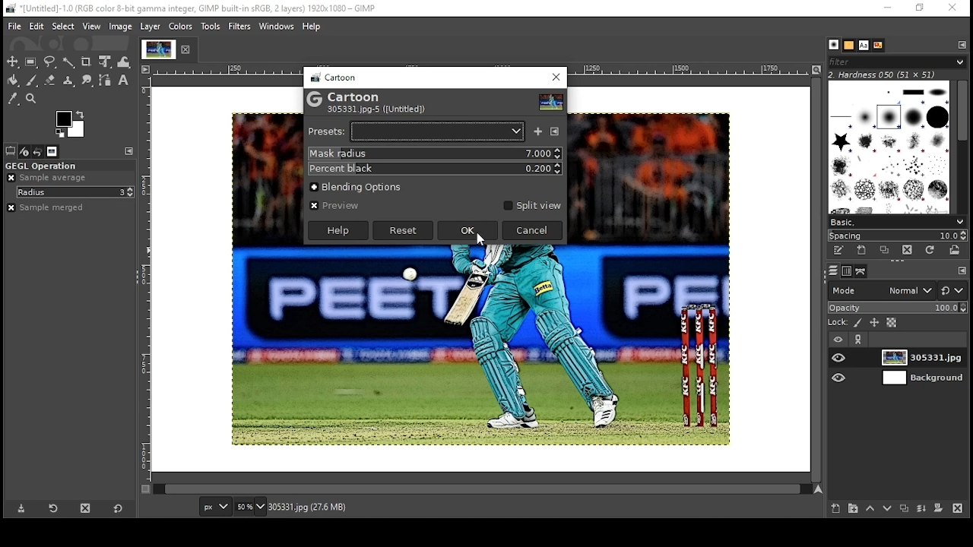 The height and width of the screenshot is (547, 973). Describe the element at coordinates (888, 509) in the screenshot. I see `move layer one step down` at that location.